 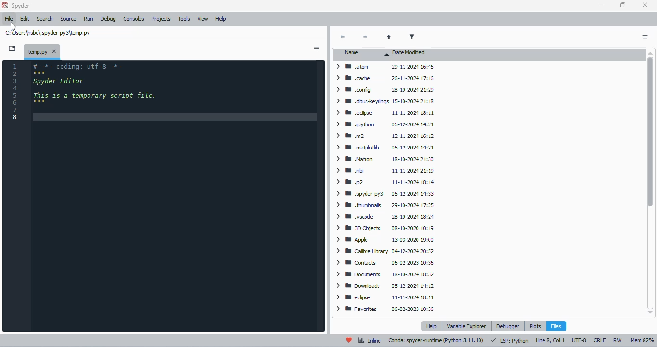 I want to click on > WB .spyderpy3 05-12-2024 14:33, so click(x=384, y=194).